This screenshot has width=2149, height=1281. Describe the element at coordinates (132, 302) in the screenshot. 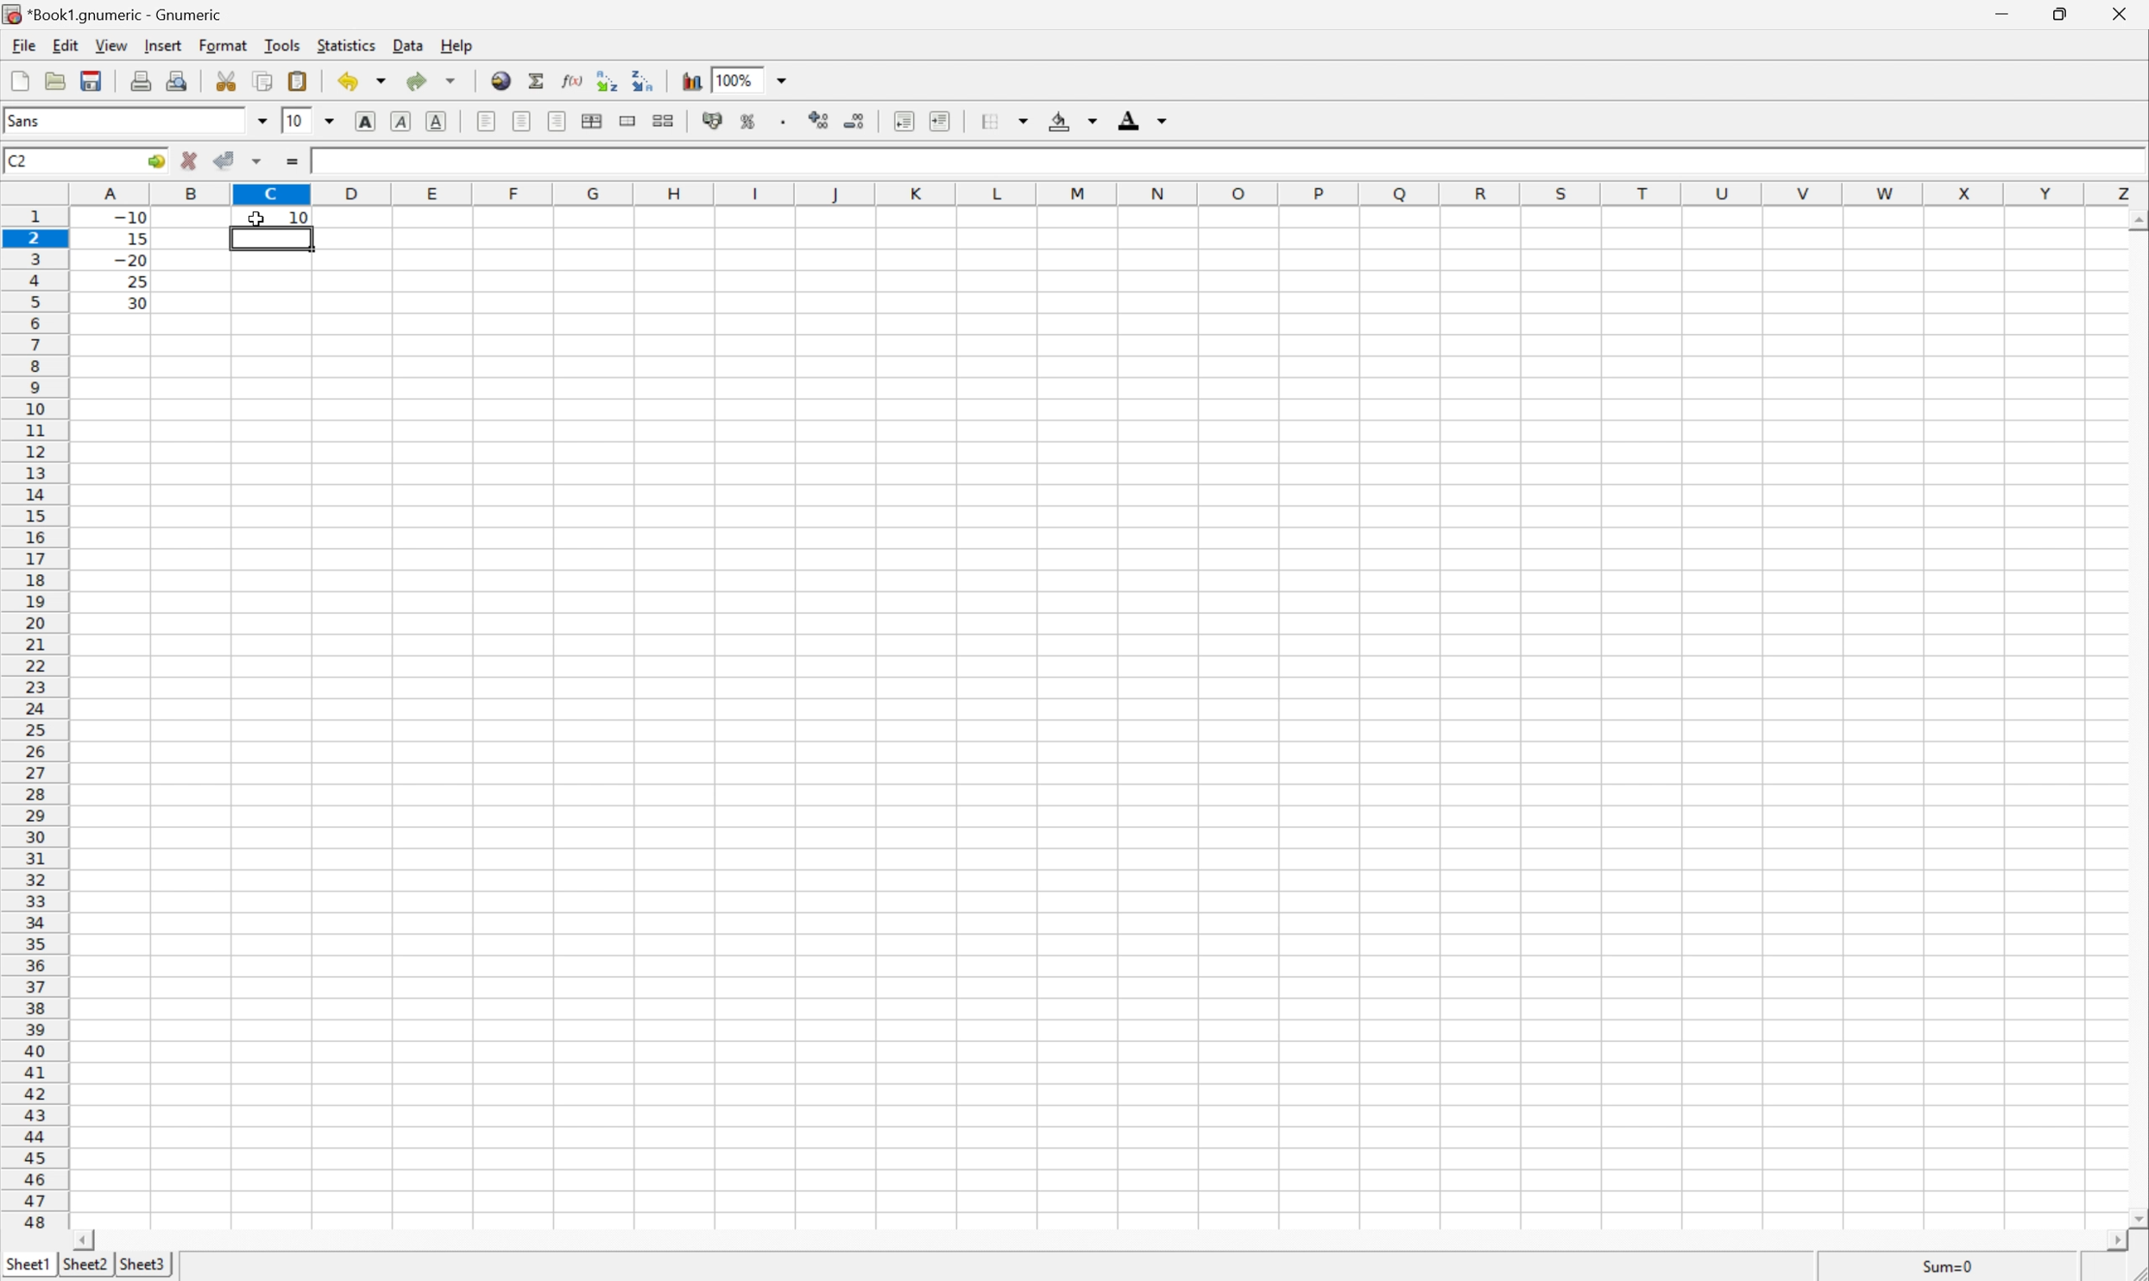

I see `30` at that location.